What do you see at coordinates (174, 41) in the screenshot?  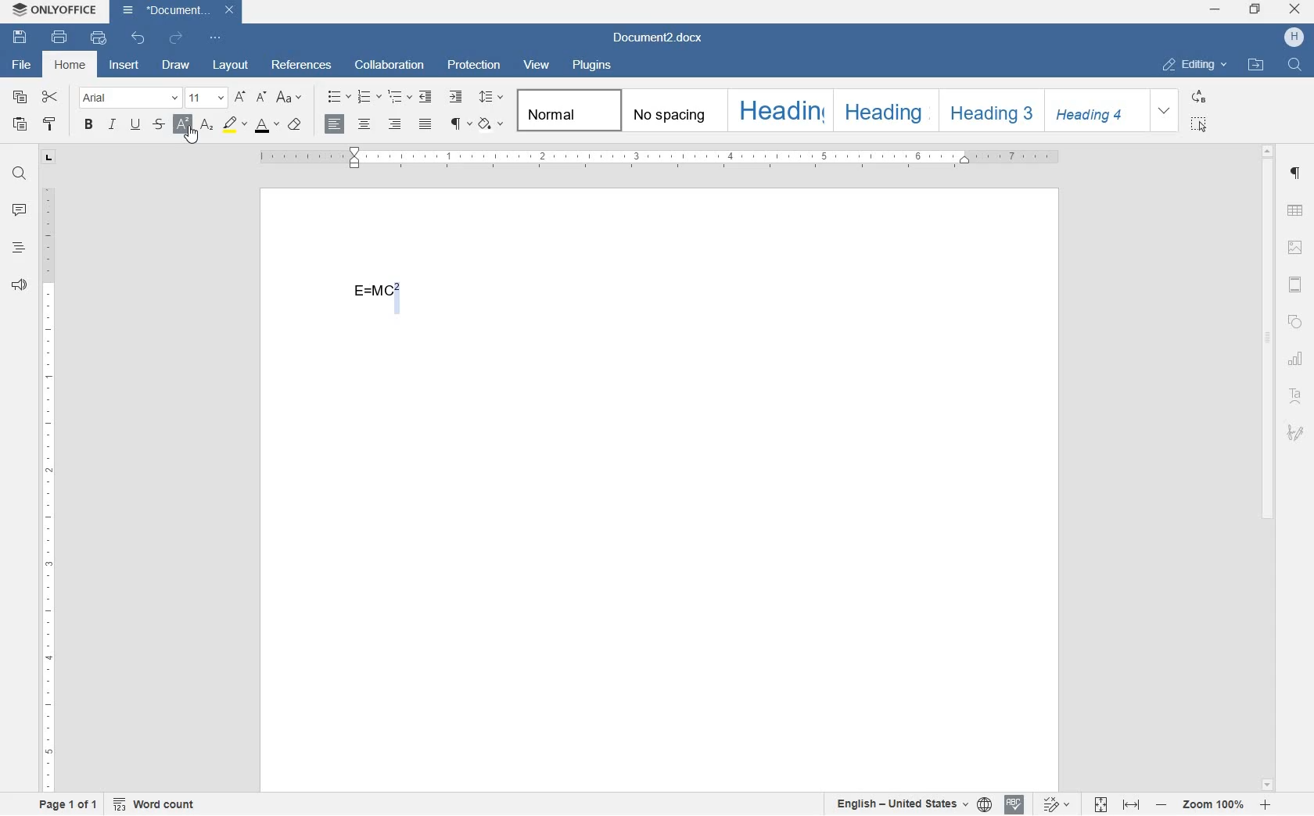 I see `redo` at bounding box center [174, 41].